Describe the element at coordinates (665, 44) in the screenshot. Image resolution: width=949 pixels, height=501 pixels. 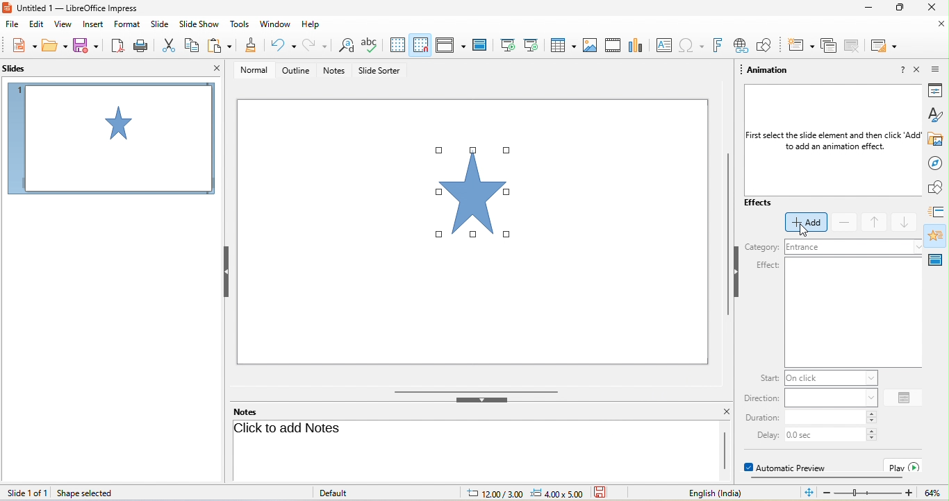
I see `text box` at that location.